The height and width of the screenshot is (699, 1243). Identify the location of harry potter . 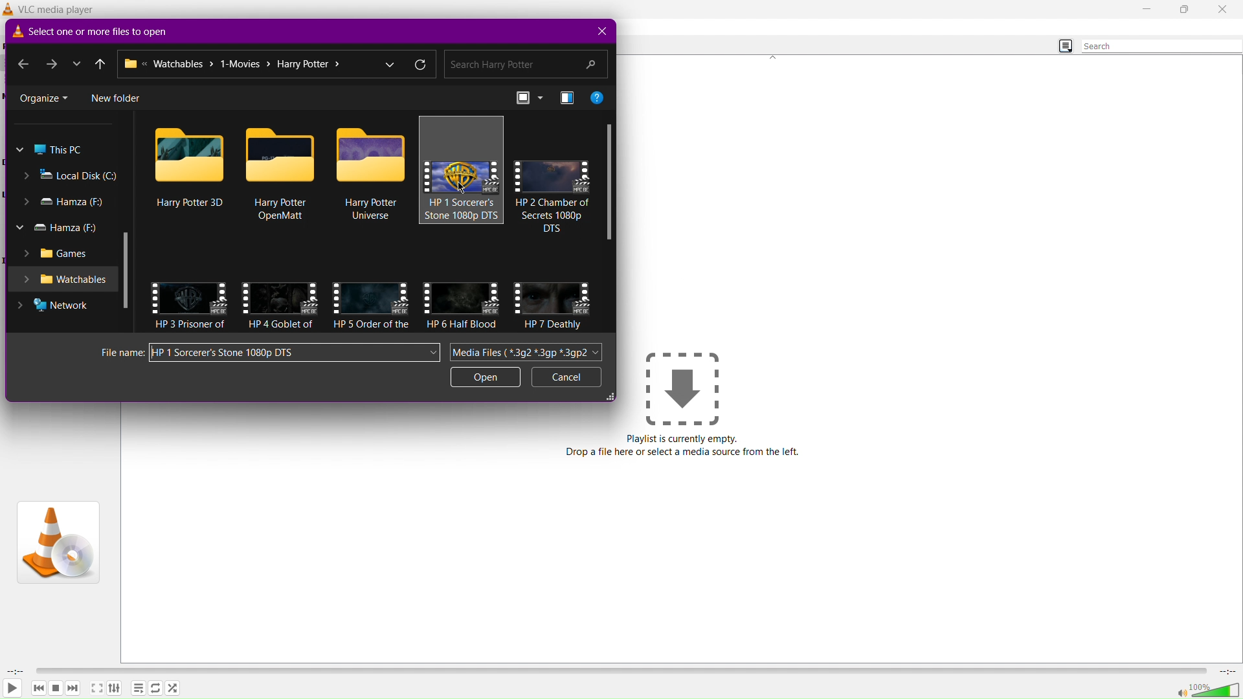
(372, 209).